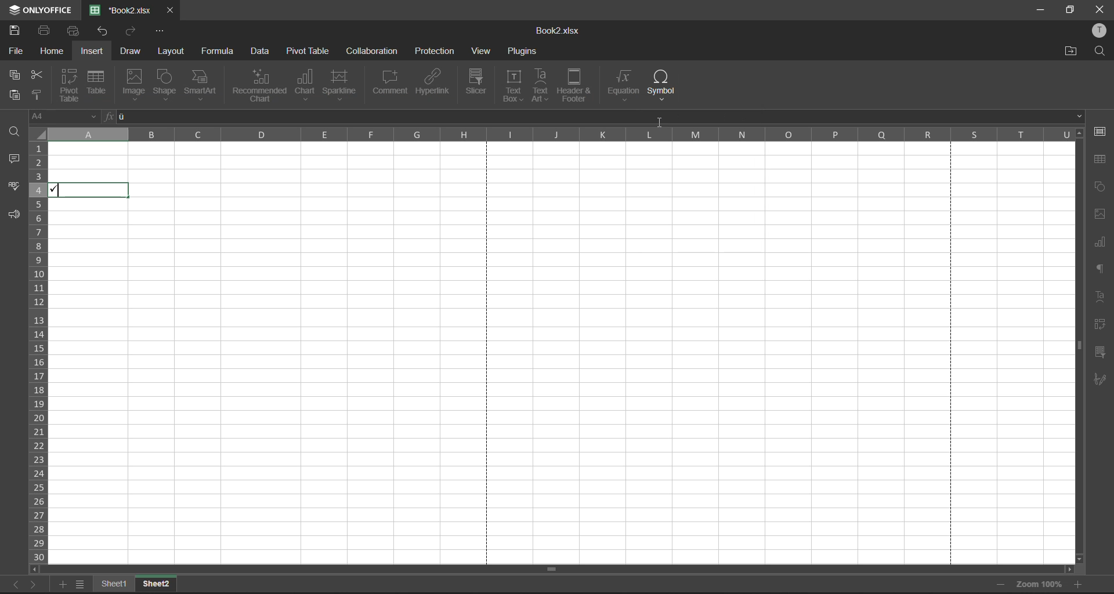  Describe the element at coordinates (259, 51) in the screenshot. I see `data` at that location.